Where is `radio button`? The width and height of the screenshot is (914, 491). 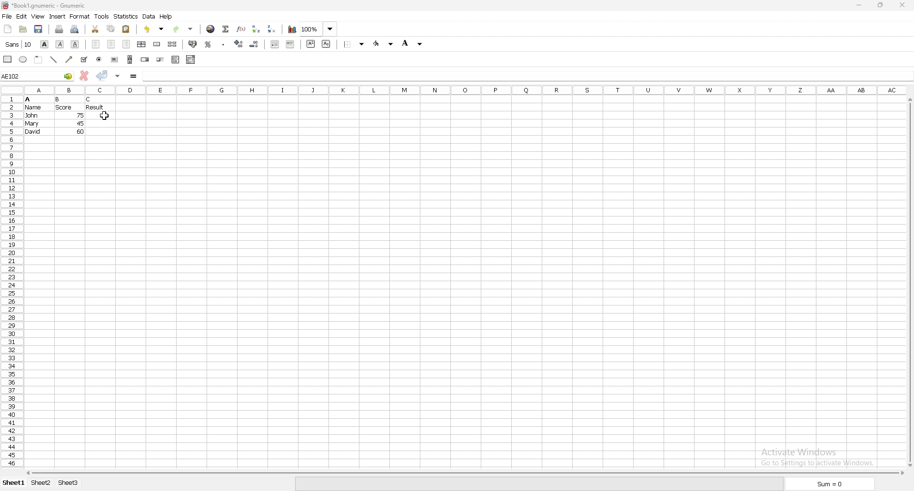 radio button is located at coordinates (99, 59).